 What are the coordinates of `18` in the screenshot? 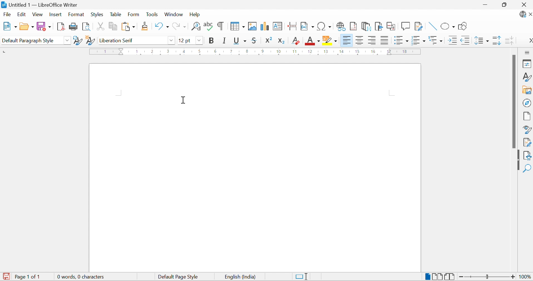 It's located at (405, 51).